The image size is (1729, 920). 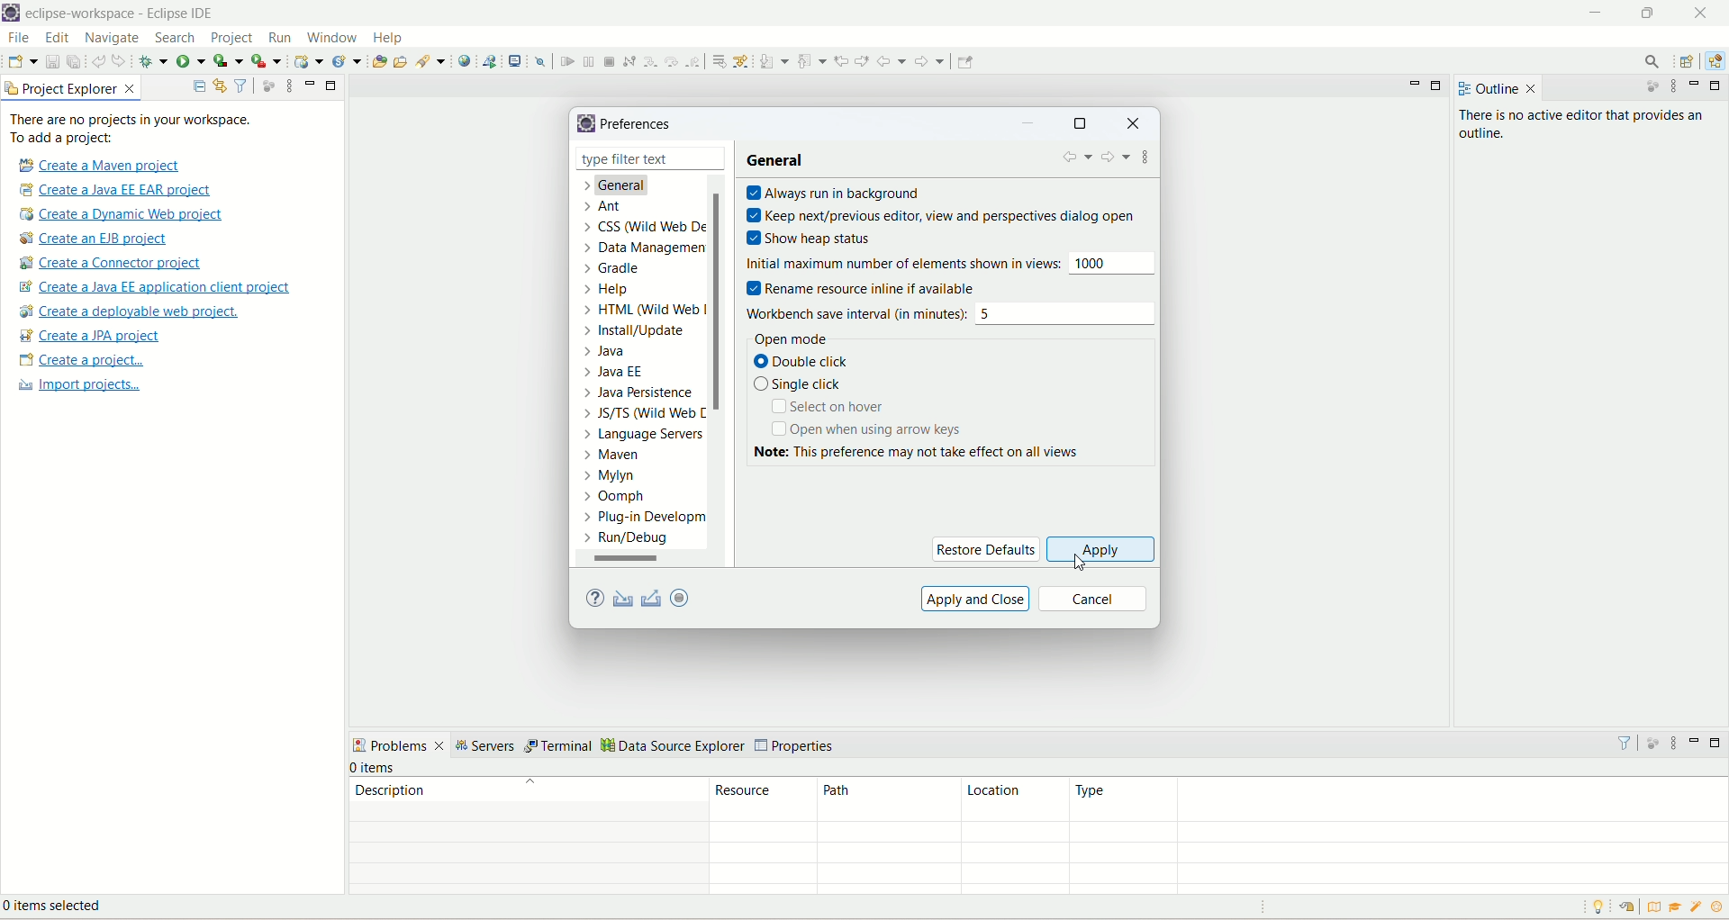 What do you see at coordinates (221, 86) in the screenshot?
I see `link with editor` at bounding box center [221, 86].